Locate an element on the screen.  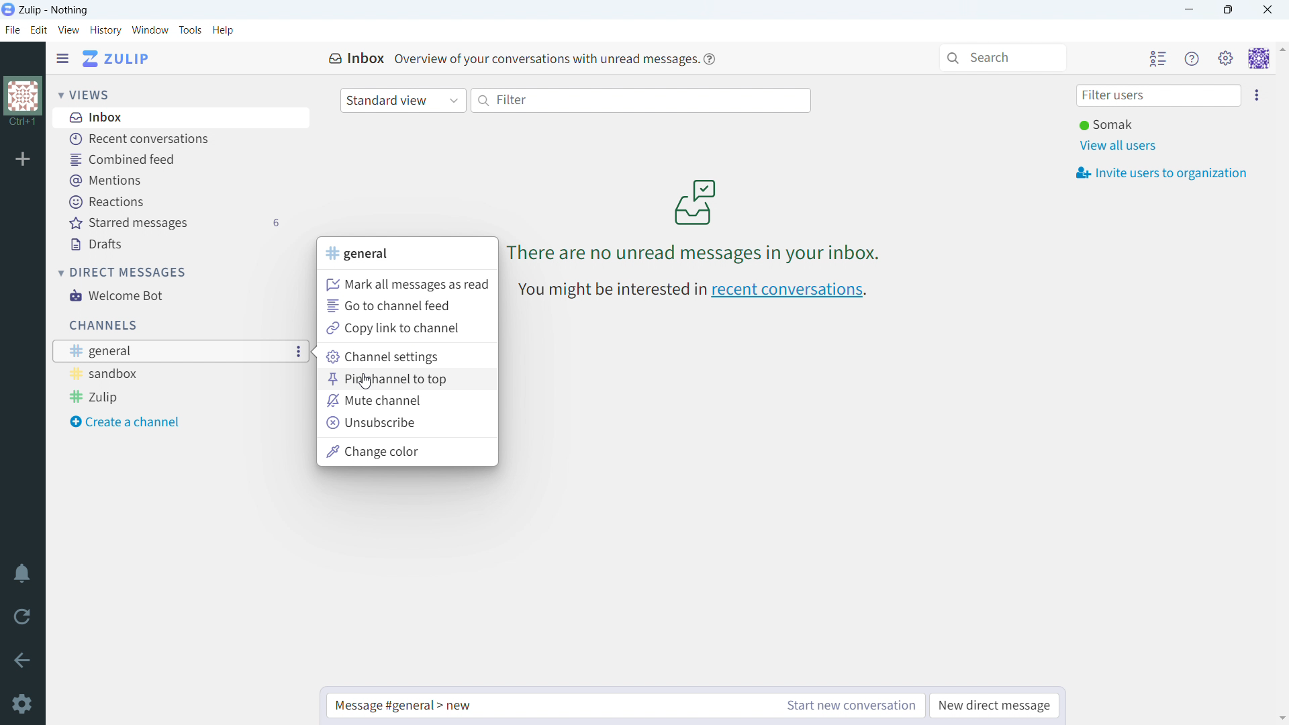
edit is located at coordinates (40, 30).